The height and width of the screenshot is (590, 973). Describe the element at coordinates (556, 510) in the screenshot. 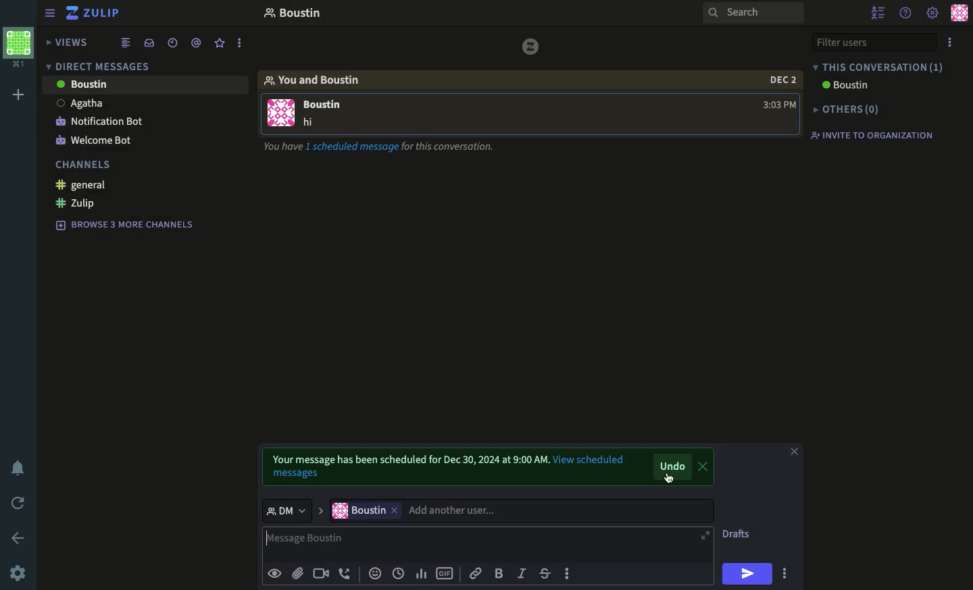

I see `add another user` at that location.